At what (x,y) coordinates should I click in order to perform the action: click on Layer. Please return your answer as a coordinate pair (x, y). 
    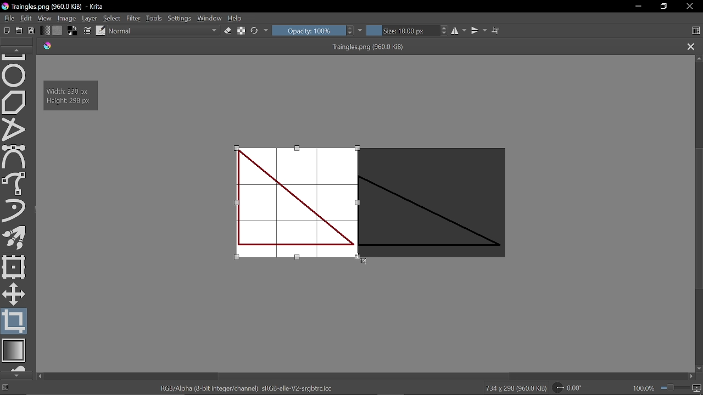
    Looking at the image, I should click on (90, 18).